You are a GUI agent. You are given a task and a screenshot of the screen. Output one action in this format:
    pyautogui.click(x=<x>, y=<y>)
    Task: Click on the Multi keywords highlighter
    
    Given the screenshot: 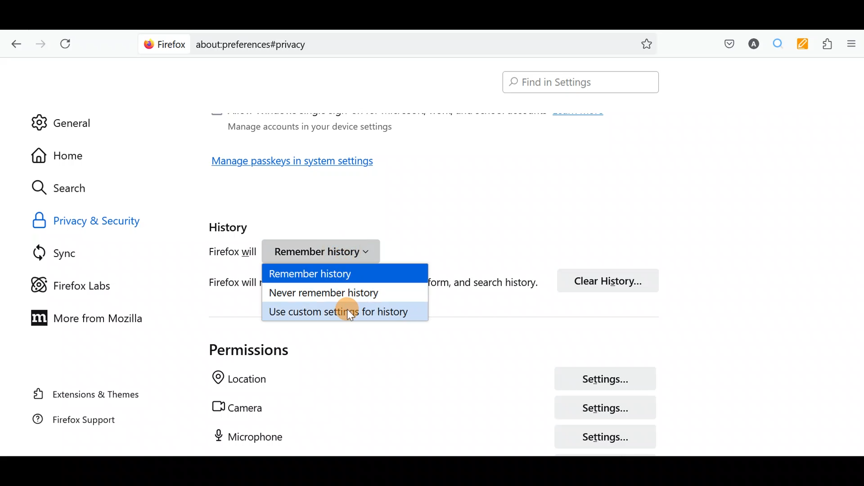 What is the action you would take?
    pyautogui.click(x=800, y=45)
    